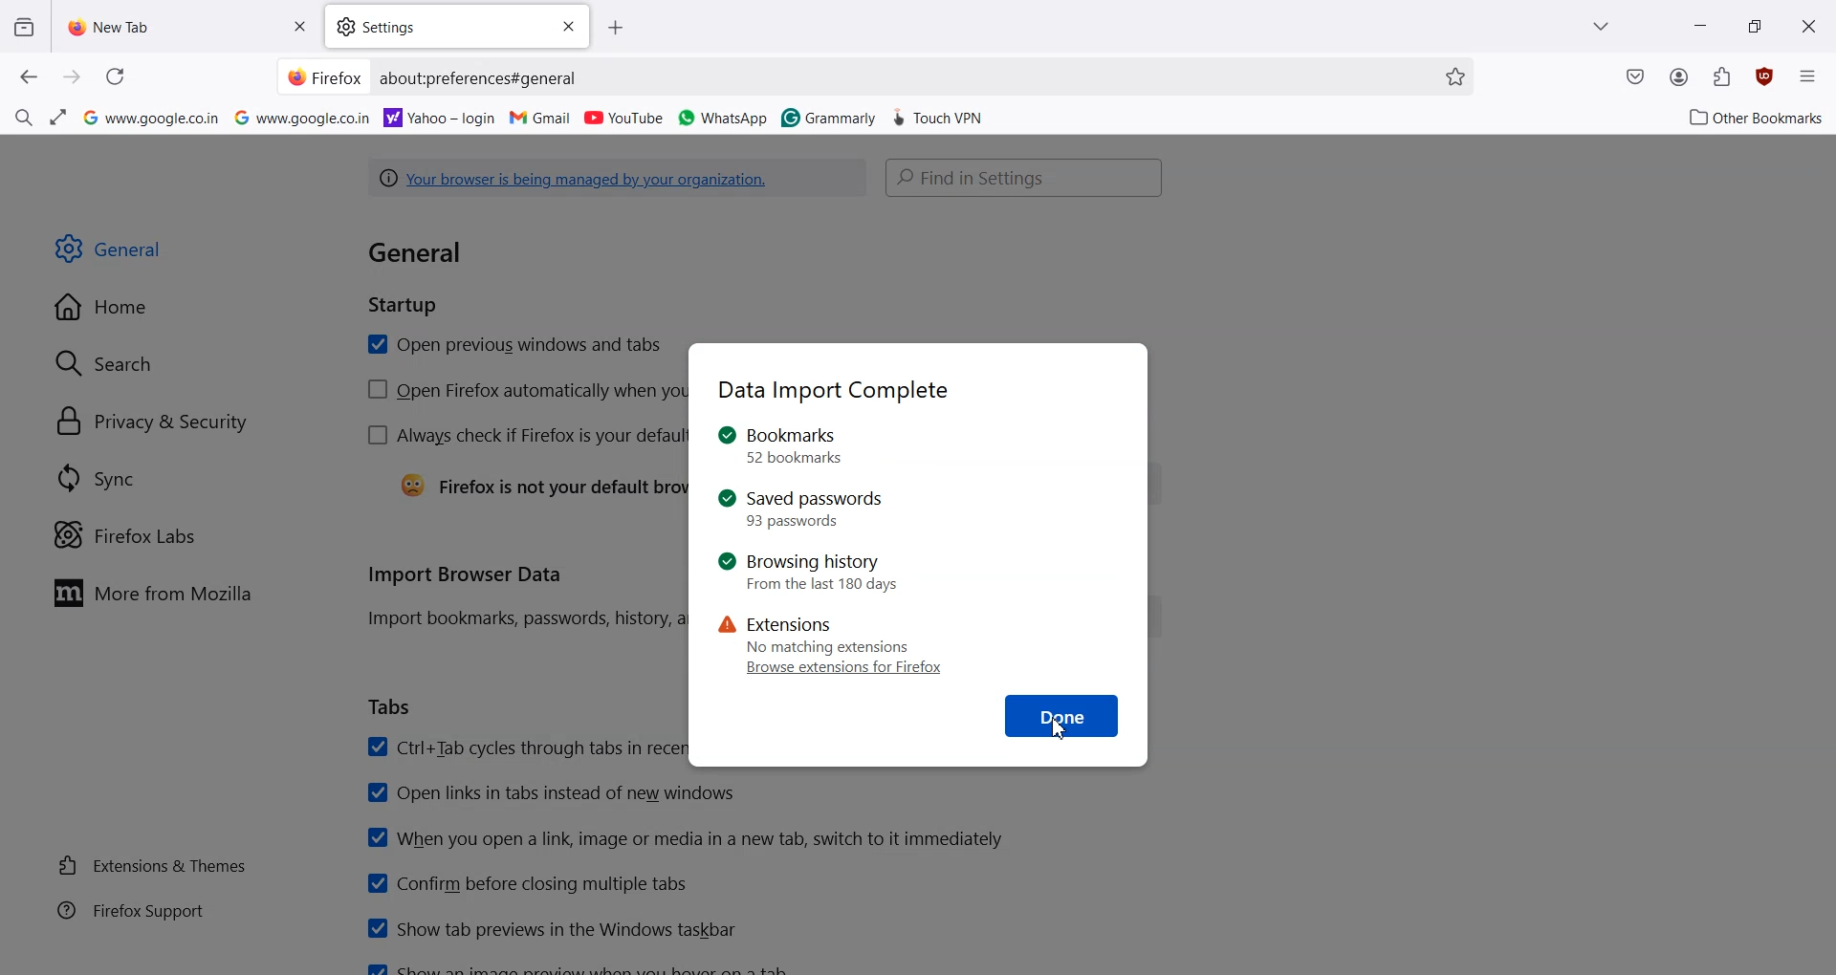 The height and width of the screenshot is (975, 1836). I want to click on Data Import Complete, so click(834, 391).